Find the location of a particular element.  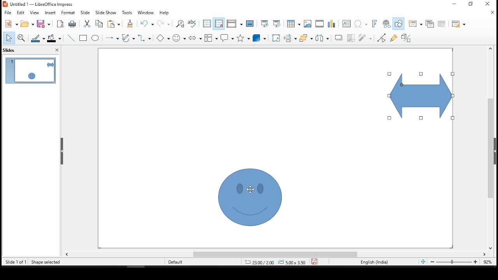

stars and banners is located at coordinates (242, 37).